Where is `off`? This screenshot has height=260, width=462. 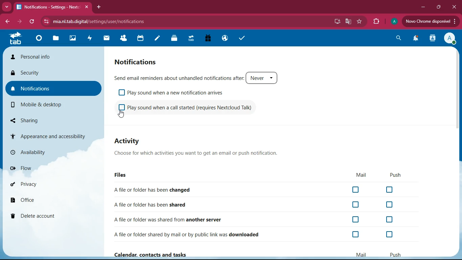 off is located at coordinates (389, 235).